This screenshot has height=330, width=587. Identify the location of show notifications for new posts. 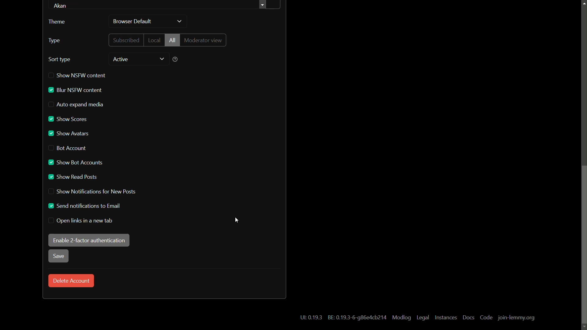
(92, 192).